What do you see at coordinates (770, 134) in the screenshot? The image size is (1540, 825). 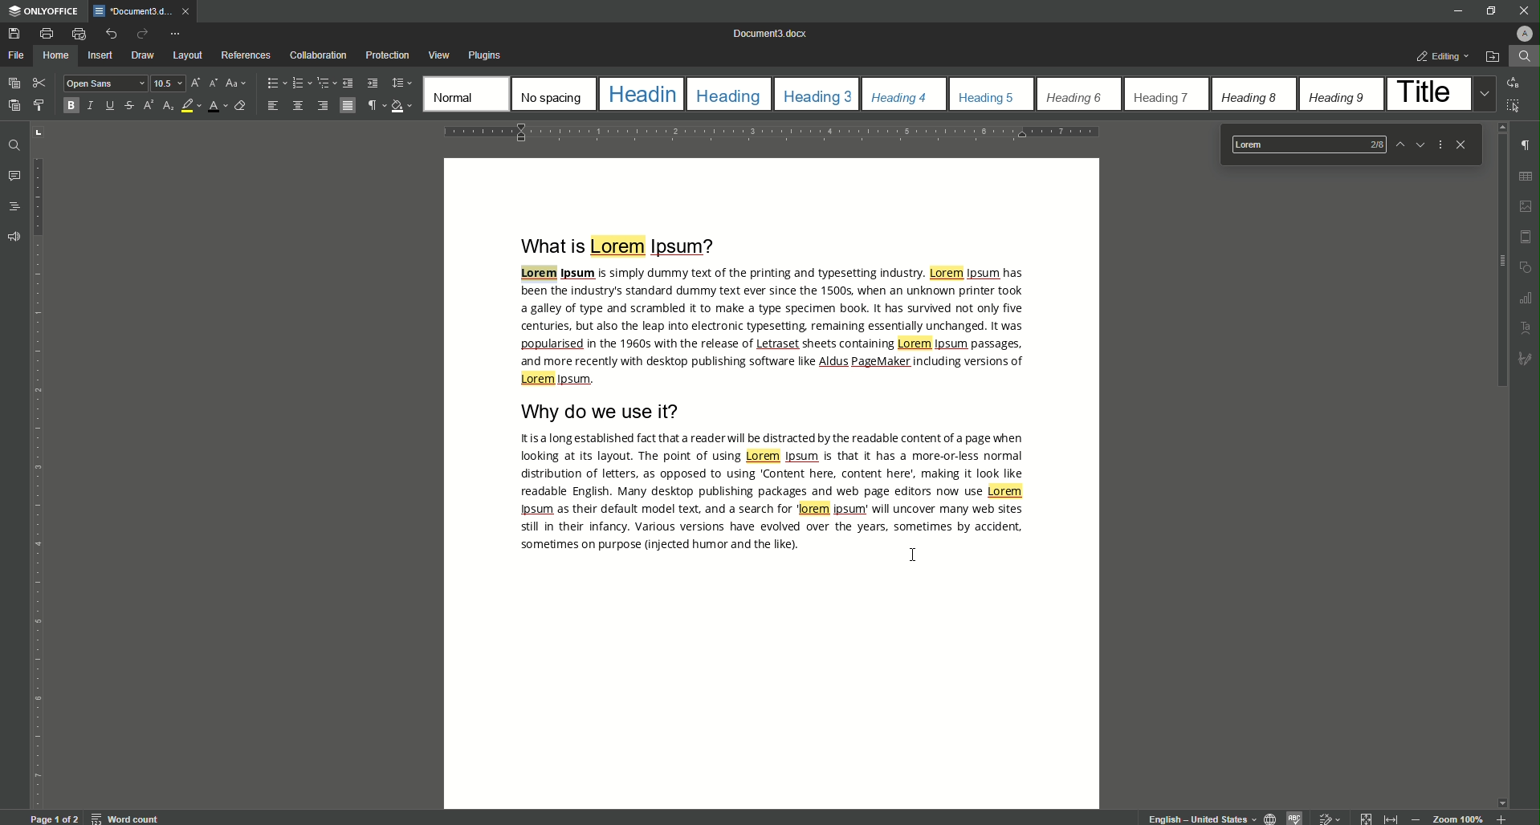 I see `horizontal scale` at bounding box center [770, 134].